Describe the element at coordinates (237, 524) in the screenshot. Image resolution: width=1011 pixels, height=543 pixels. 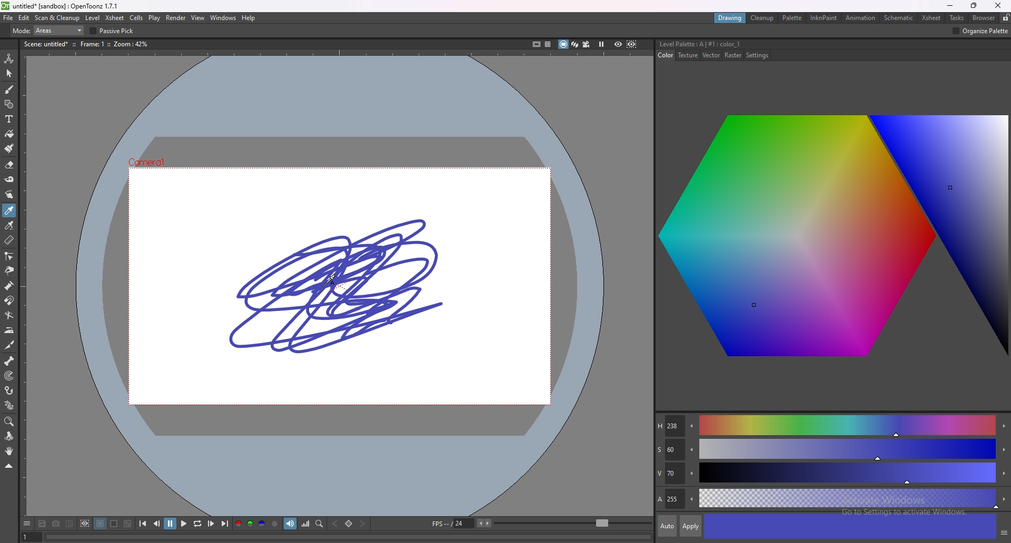
I see `red channel` at that location.